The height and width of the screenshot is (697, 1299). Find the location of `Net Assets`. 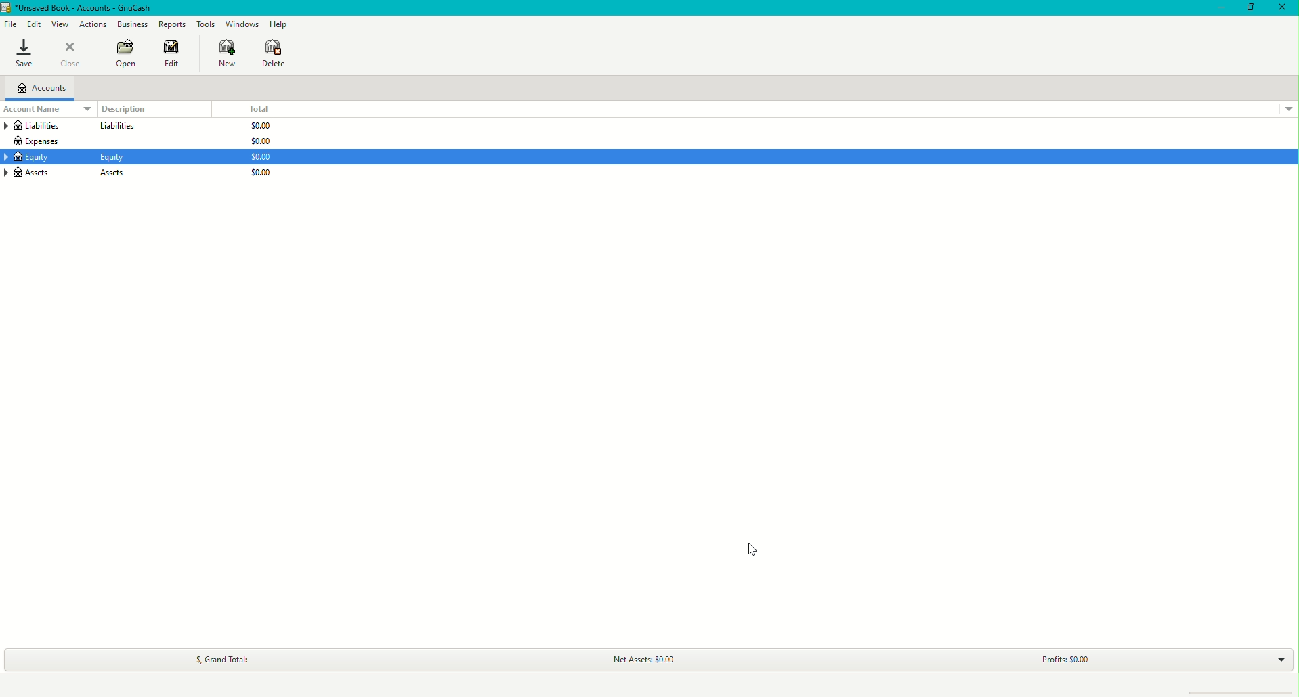

Net Assets is located at coordinates (641, 660).